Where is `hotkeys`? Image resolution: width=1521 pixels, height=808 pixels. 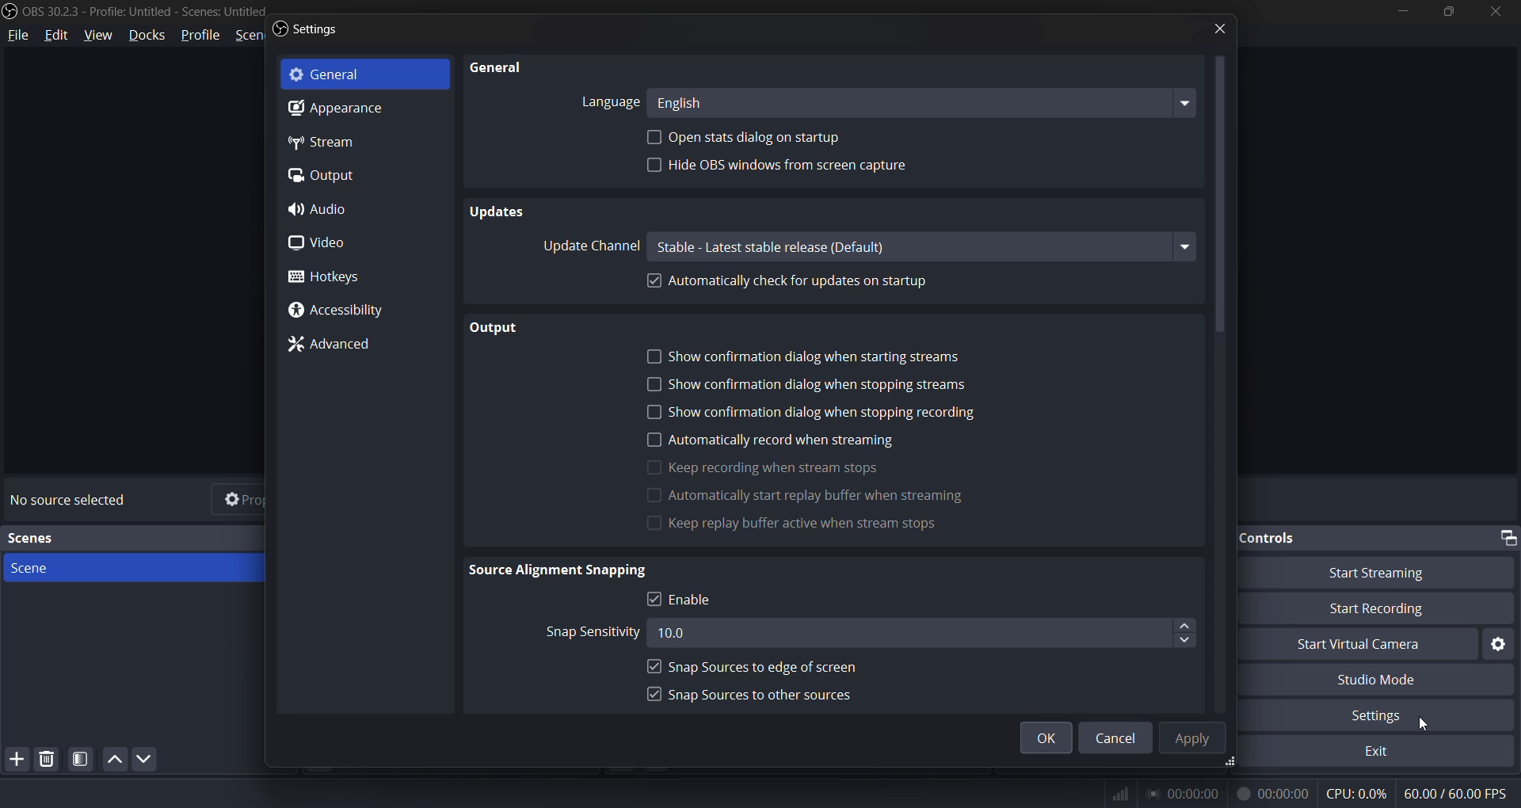
hotkeys is located at coordinates (327, 277).